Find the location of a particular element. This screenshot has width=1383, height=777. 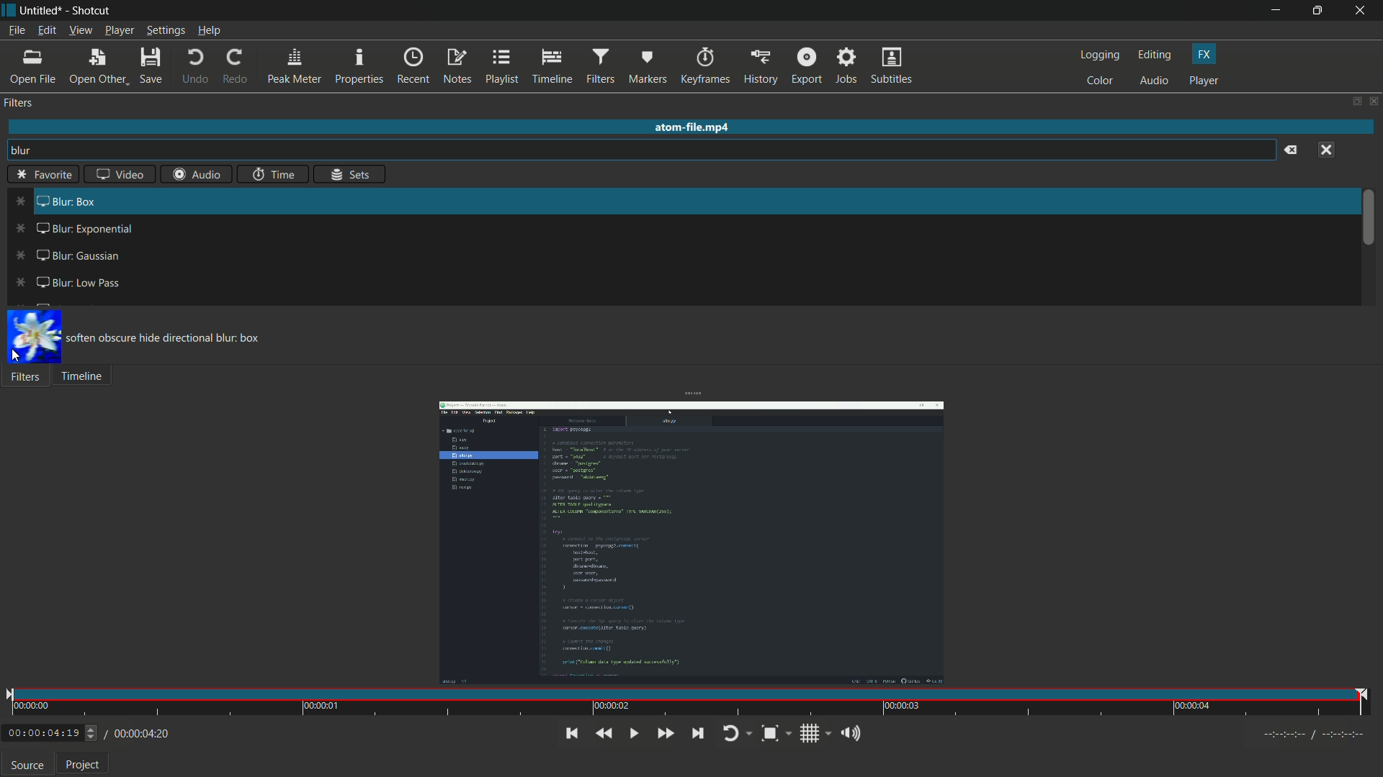

toggle zoom is located at coordinates (776, 735).